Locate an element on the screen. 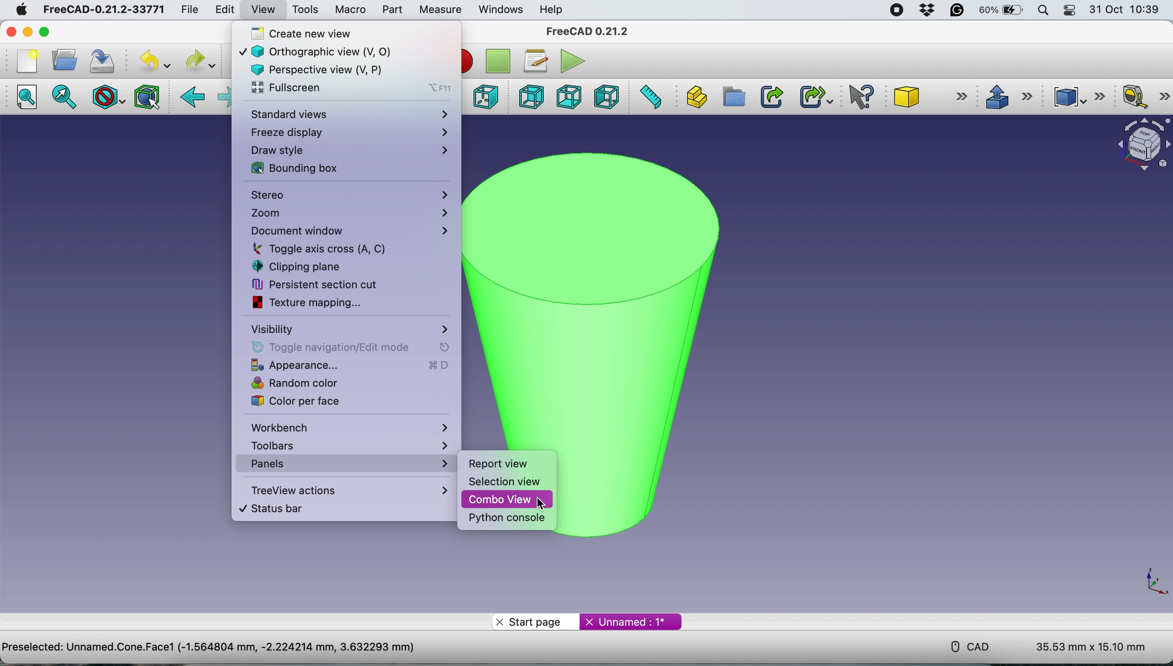  rear is located at coordinates (530, 98).